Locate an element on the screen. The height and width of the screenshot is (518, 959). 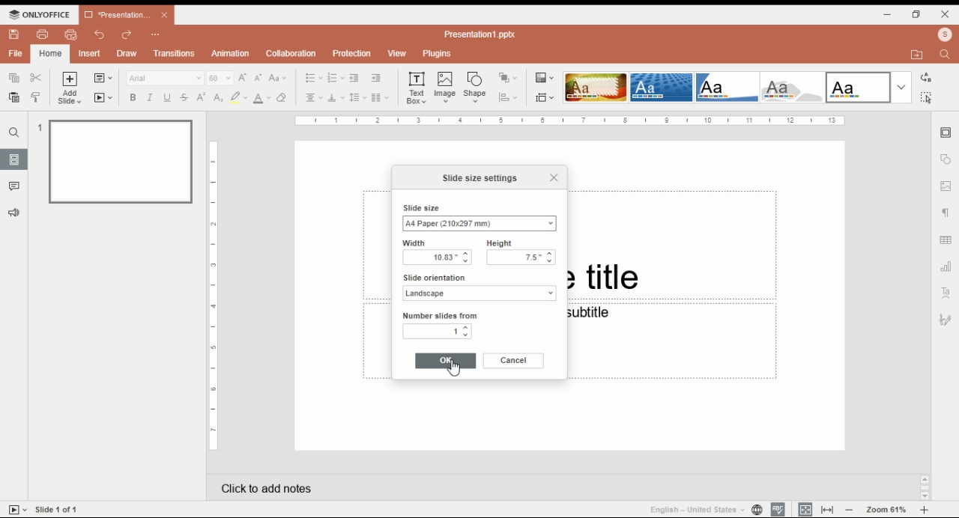
13.33" is located at coordinates (436, 258).